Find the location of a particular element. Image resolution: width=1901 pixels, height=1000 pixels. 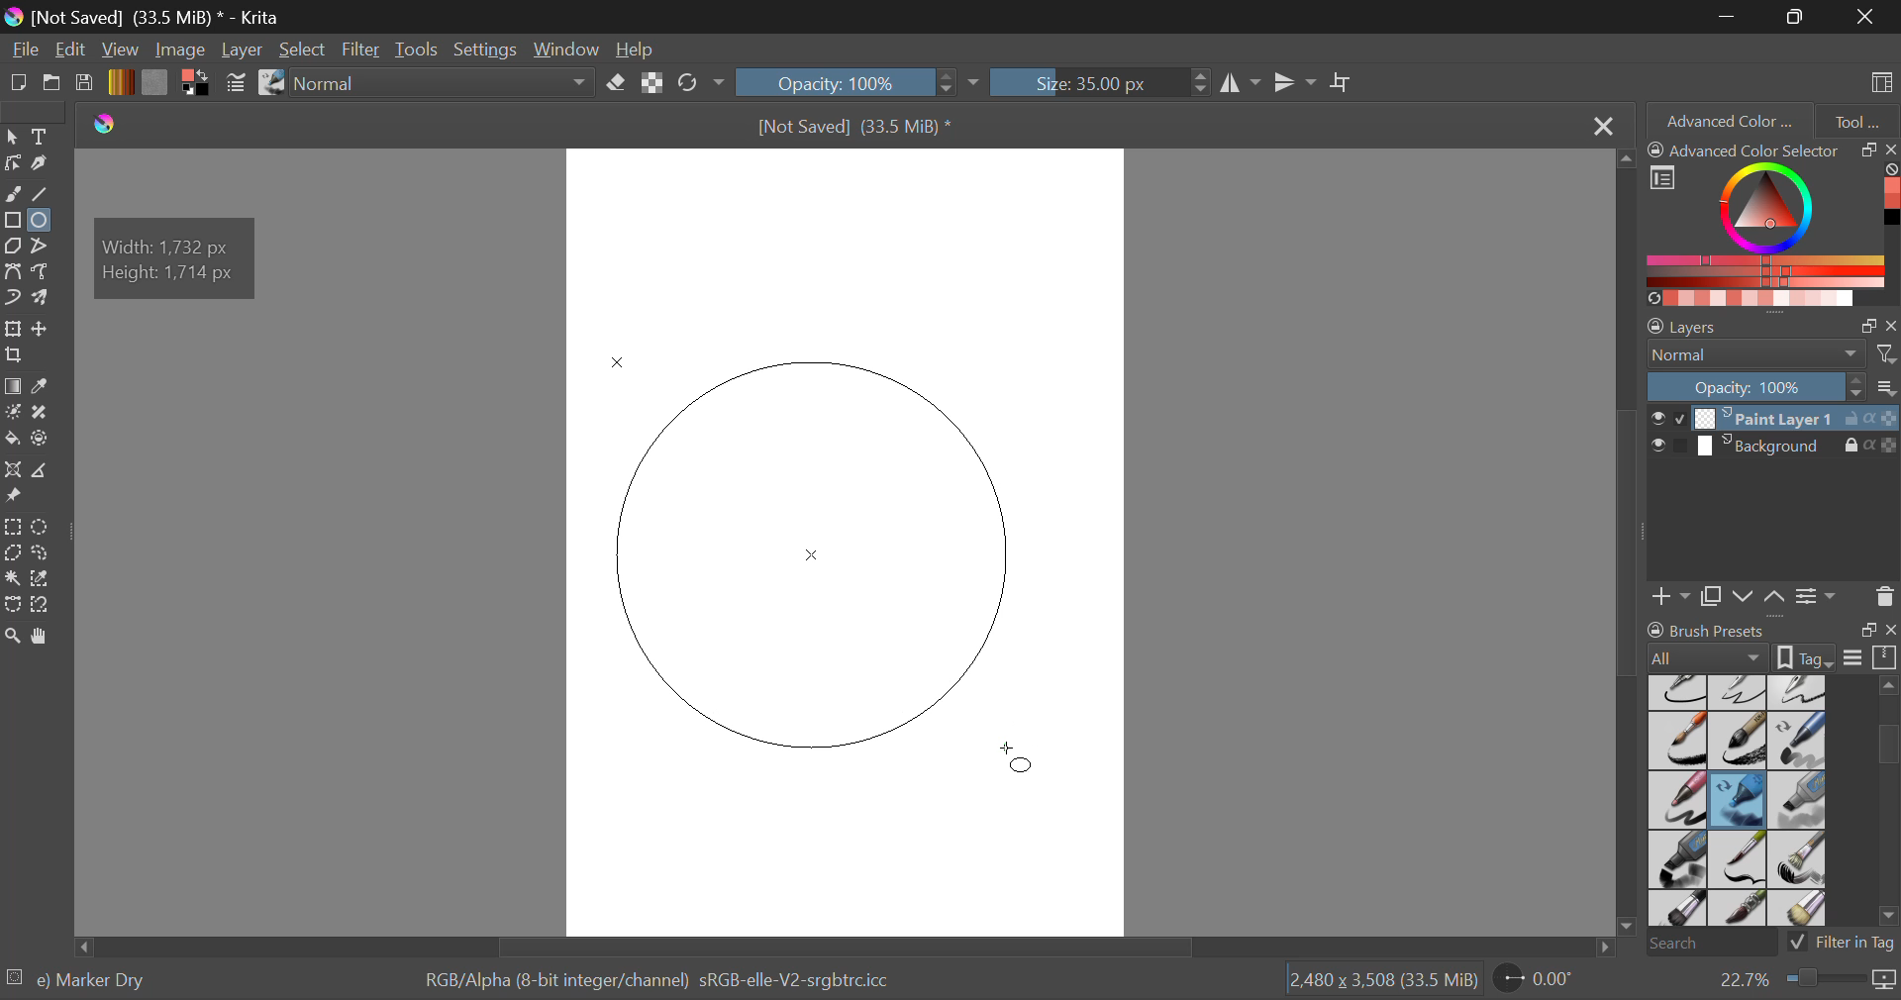

Marker Dry is located at coordinates (1739, 800).